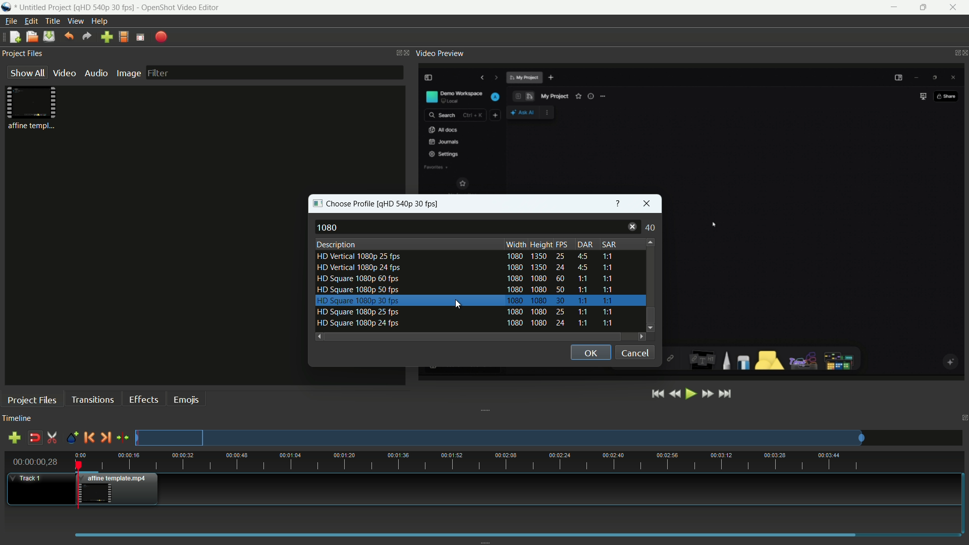 This screenshot has width=969, height=545. What do you see at coordinates (463, 324) in the screenshot?
I see `profile-7` at bounding box center [463, 324].